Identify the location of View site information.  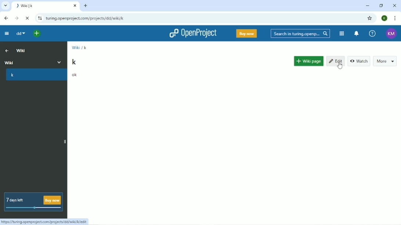
(39, 18).